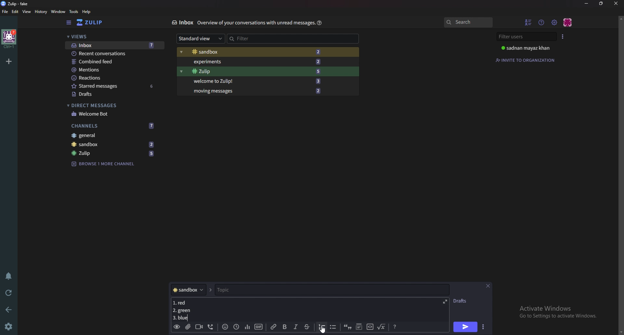  What do you see at coordinates (463, 300) in the screenshot?
I see `Drafts` at bounding box center [463, 300].